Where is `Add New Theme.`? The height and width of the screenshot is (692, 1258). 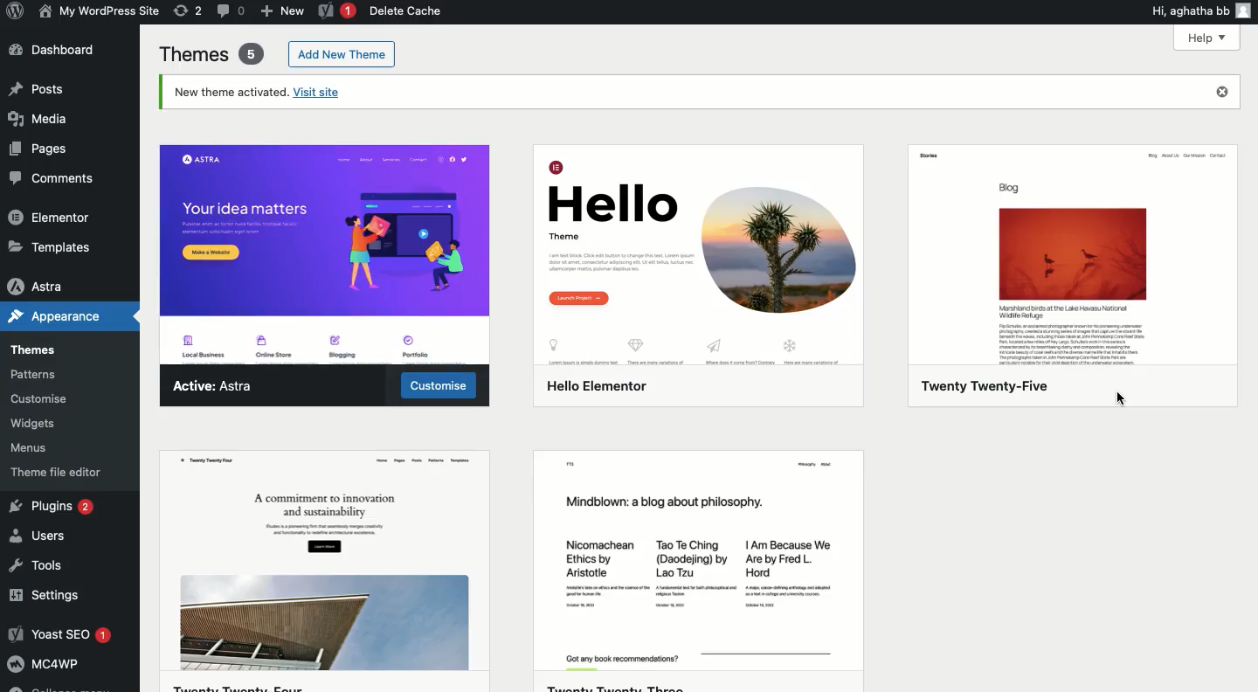 Add New Theme. is located at coordinates (342, 52).